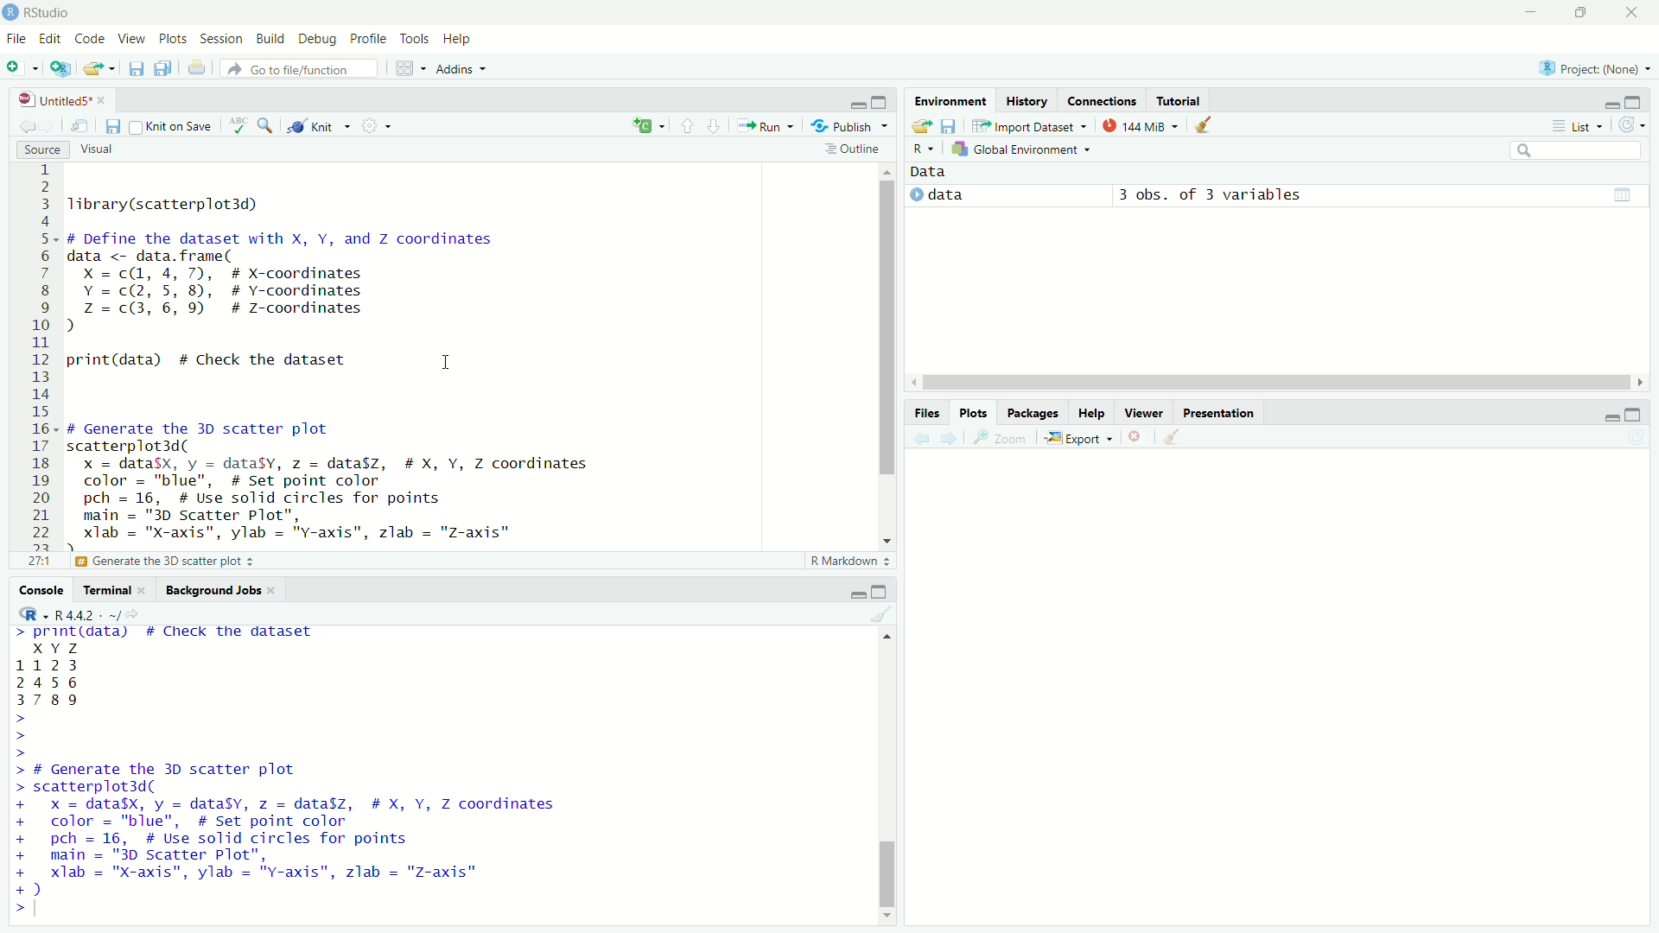  I want to click on Remove current plot, so click(1135, 436).